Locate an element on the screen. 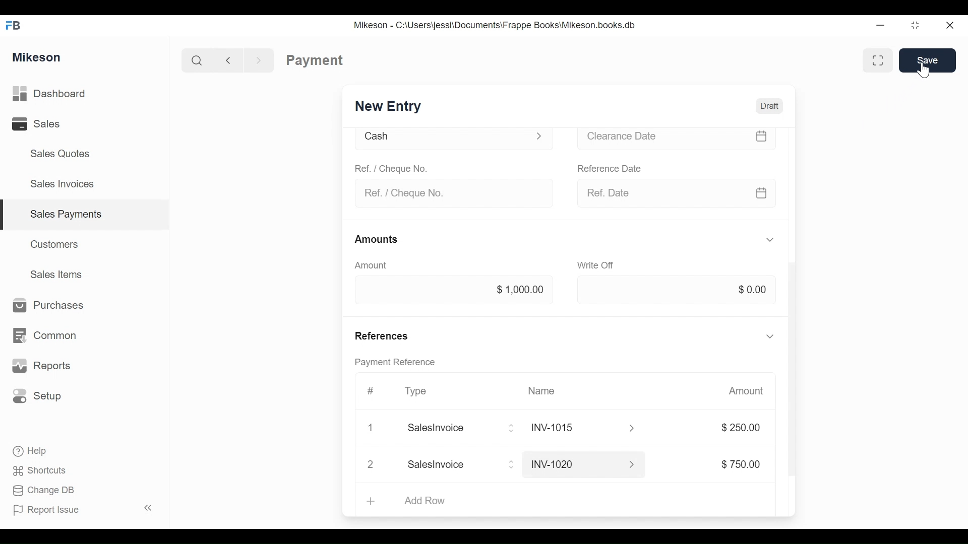  Reports is located at coordinates (43, 366).